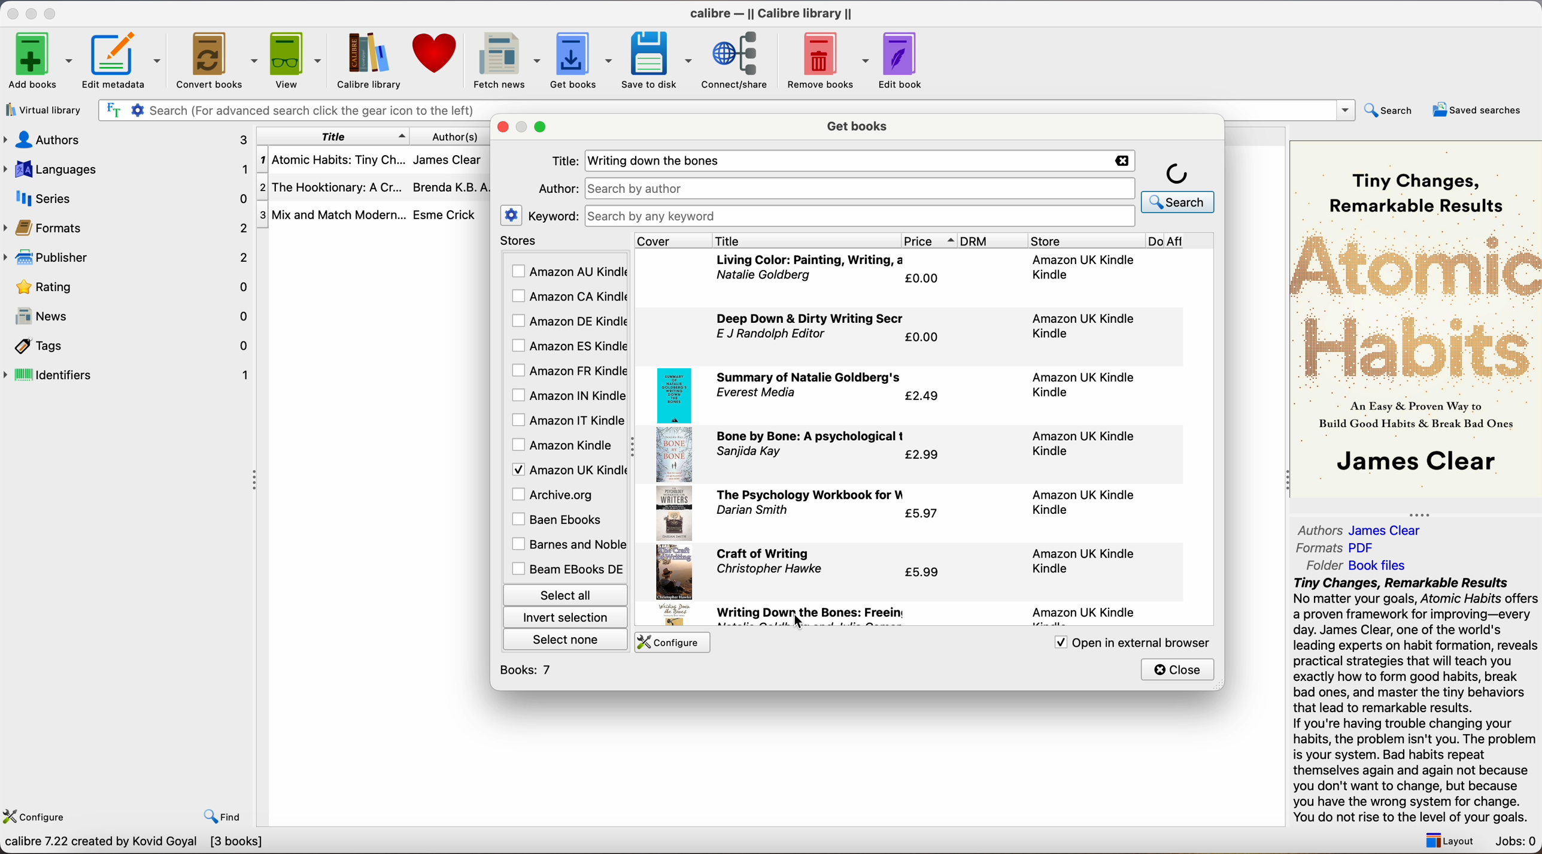  What do you see at coordinates (1079, 502) in the screenshot?
I see `amazon UK kindle` at bounding box center [1079, 502].